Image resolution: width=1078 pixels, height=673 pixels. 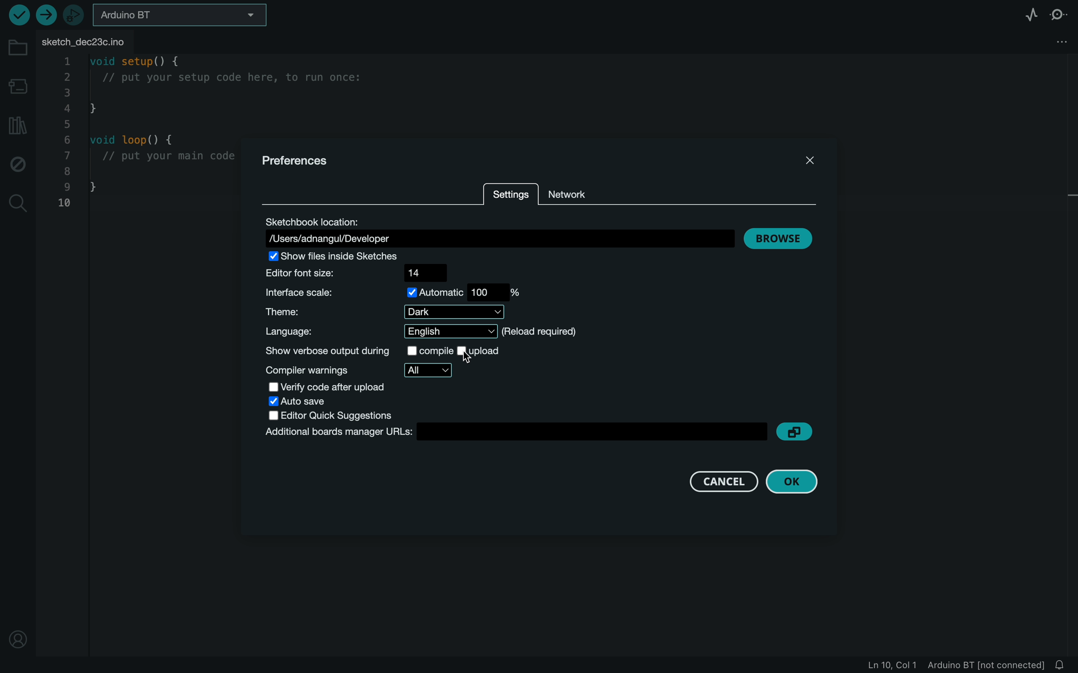 I want to click on language, so click(x=427, y=332).